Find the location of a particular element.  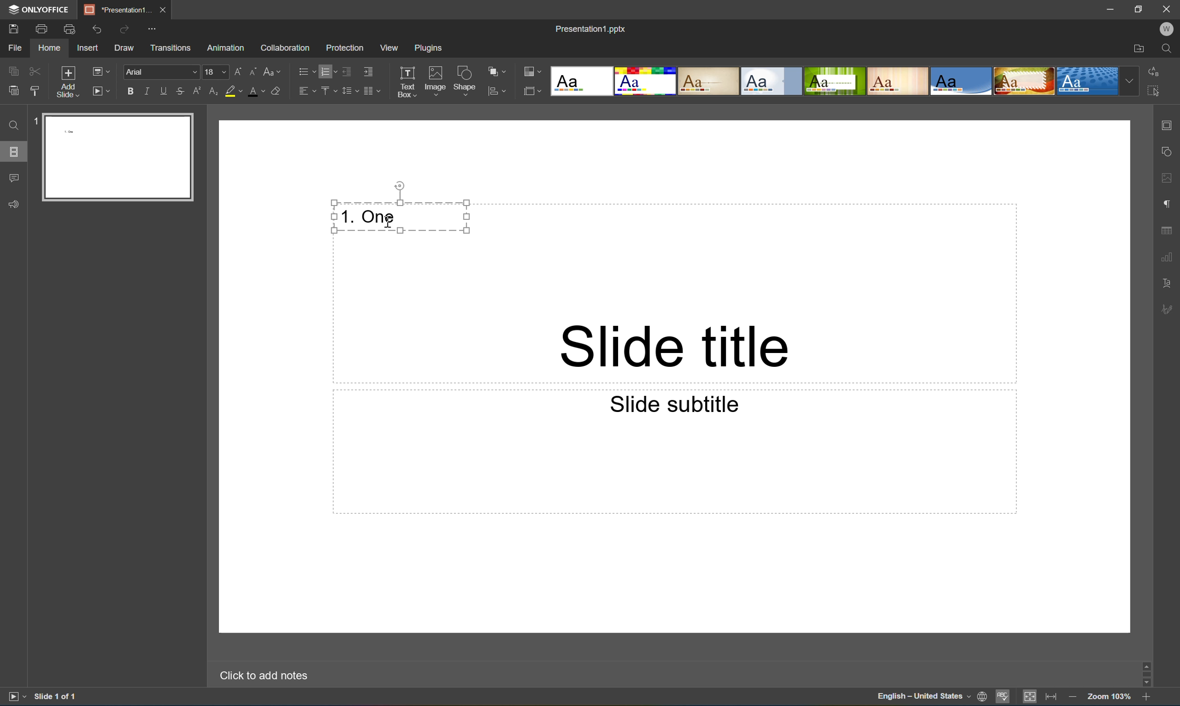

Paste is located at coordinates (13, 90).